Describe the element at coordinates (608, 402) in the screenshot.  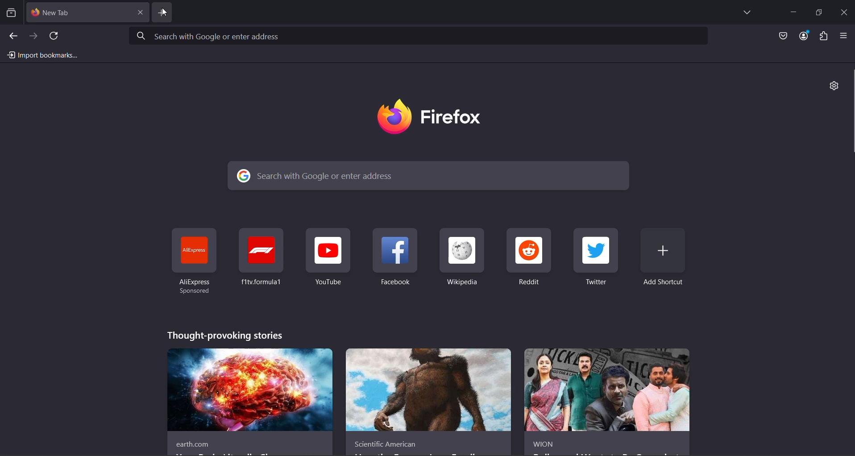
I see `story` at that location.